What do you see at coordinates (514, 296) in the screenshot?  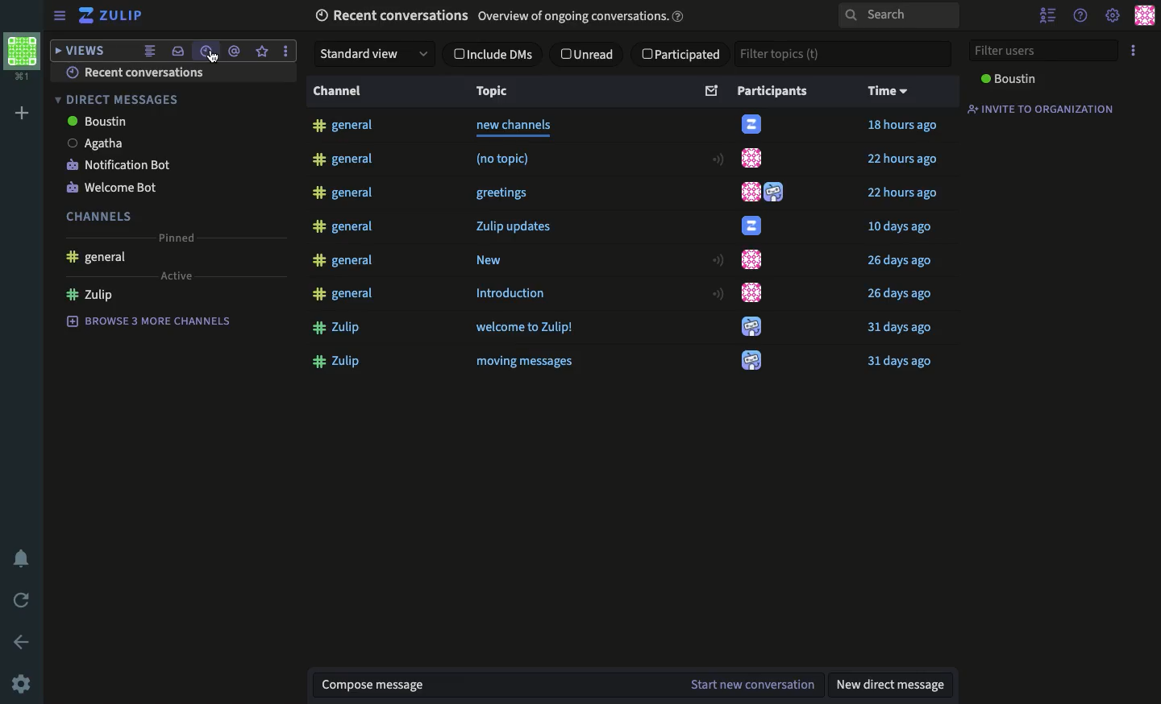 I see `introduction` at bounding box center [514, 296].